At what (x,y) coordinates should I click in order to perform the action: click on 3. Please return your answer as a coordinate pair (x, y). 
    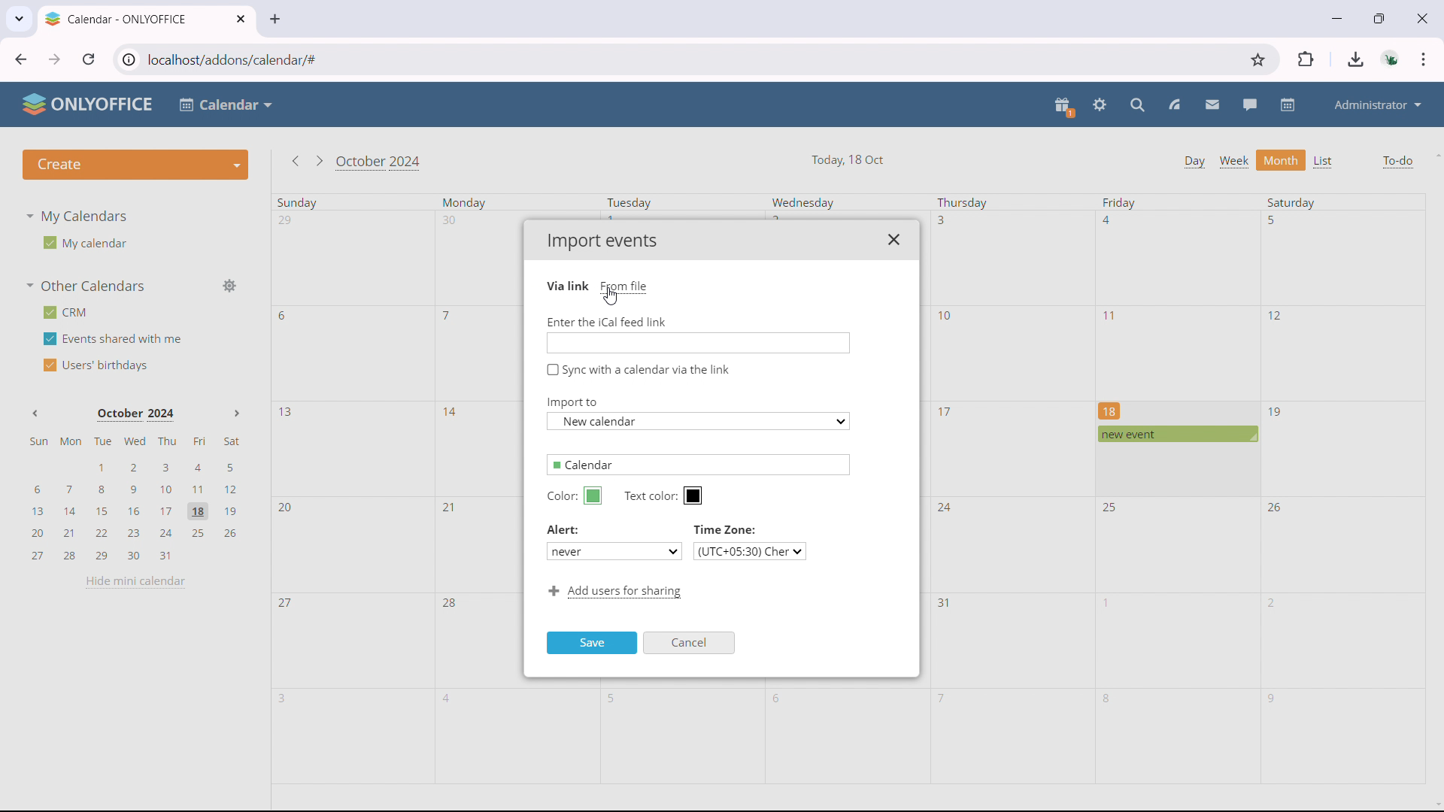
    Looking at the image, I should click on (286, 698).